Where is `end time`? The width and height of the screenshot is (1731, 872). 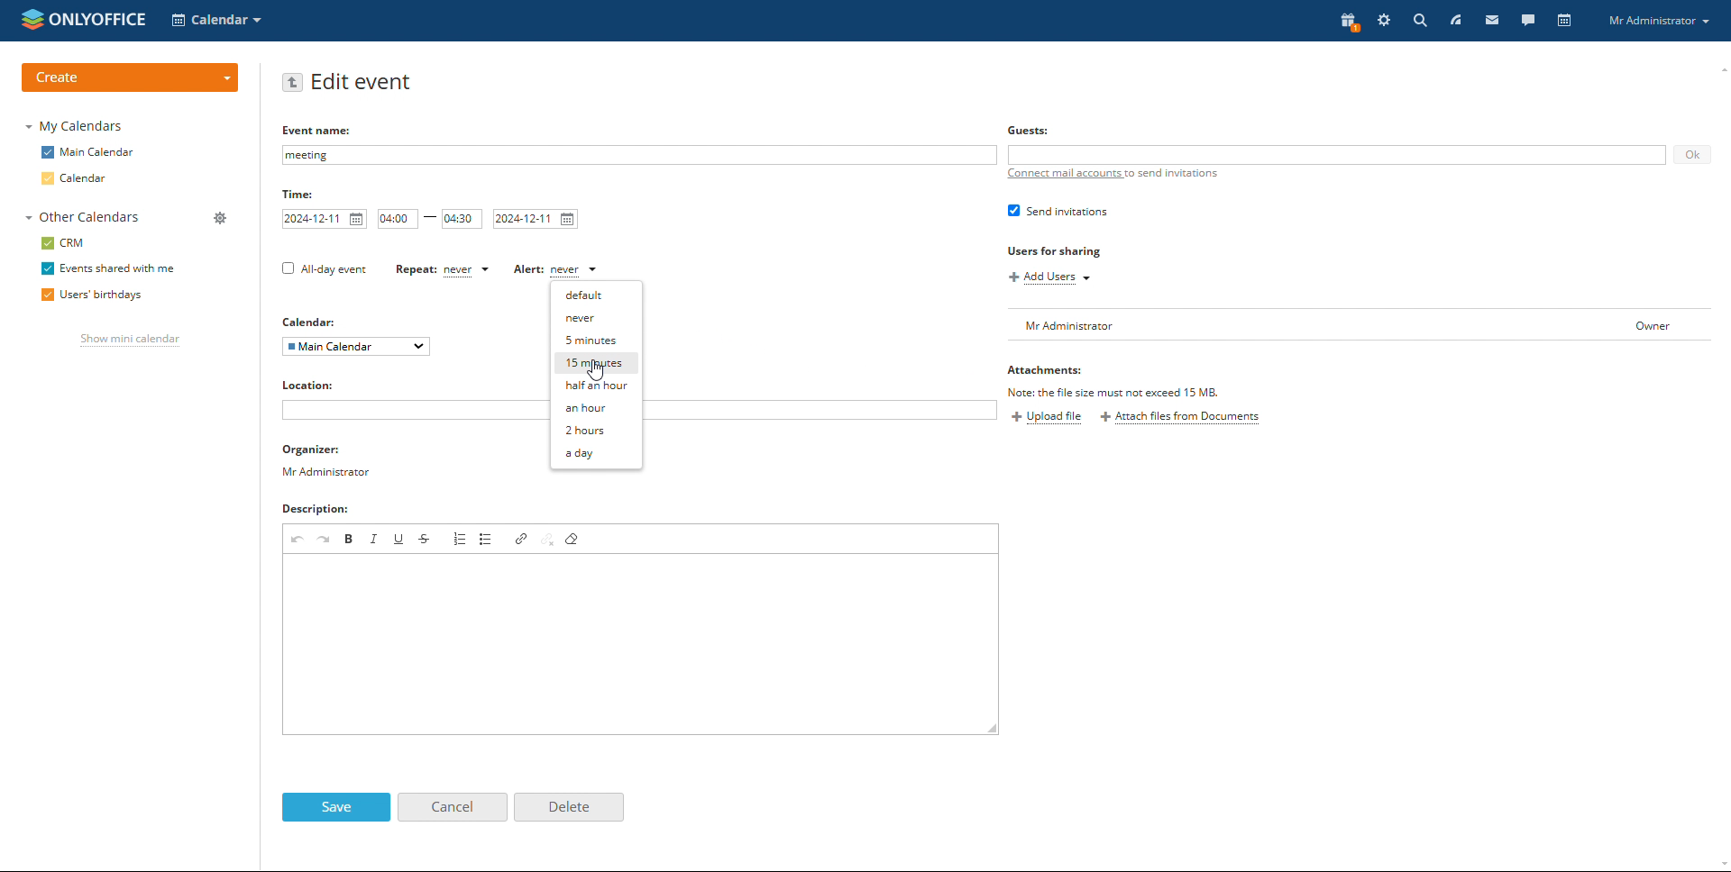
end time is located at coordinates (463, 219).